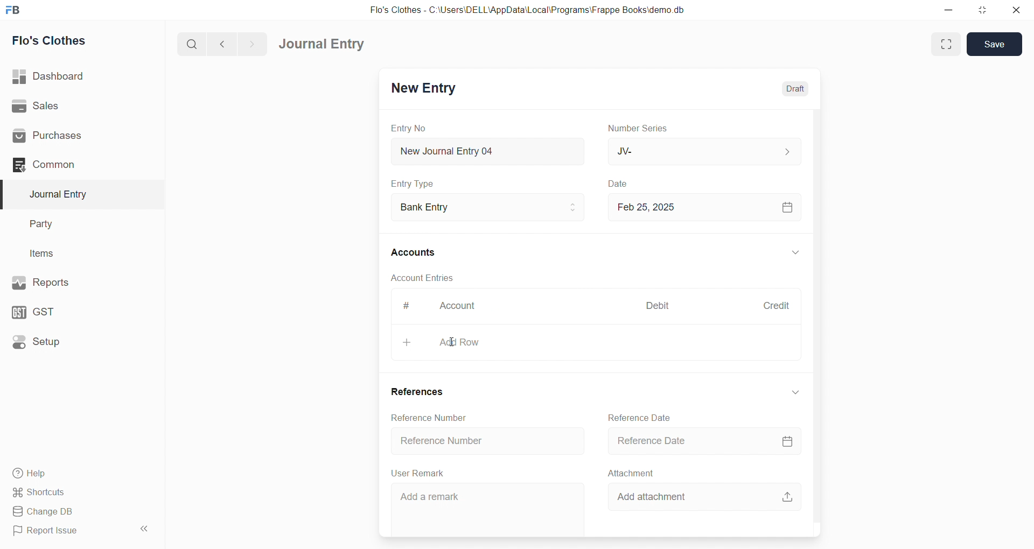  I want to click on Reference Date, so click(642, 417).